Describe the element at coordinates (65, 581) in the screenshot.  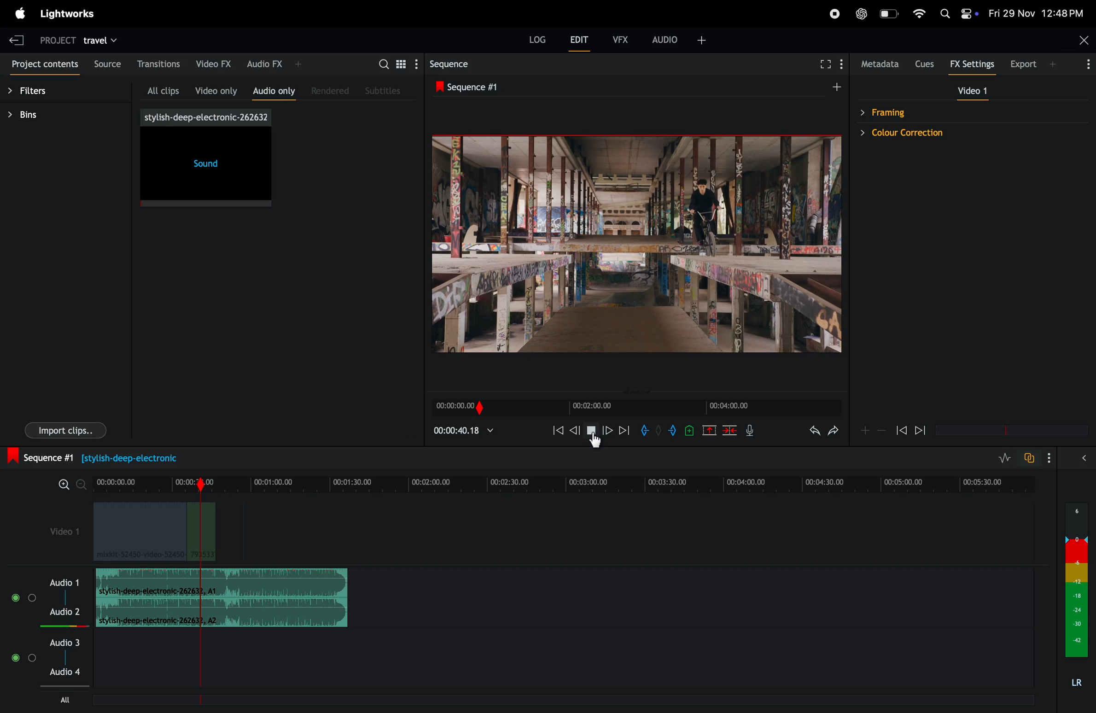
I see `audio` at that location.